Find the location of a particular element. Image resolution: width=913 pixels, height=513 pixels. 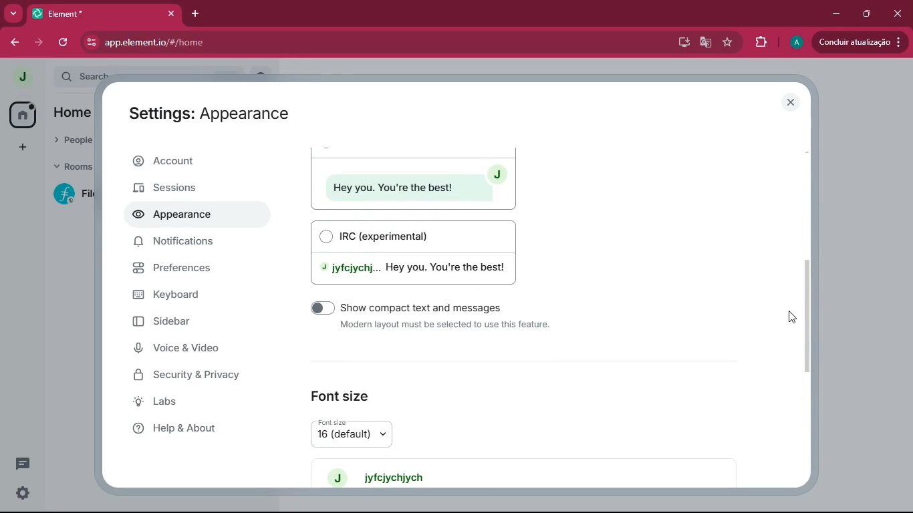

preferences is located at coordinates (194, 270).